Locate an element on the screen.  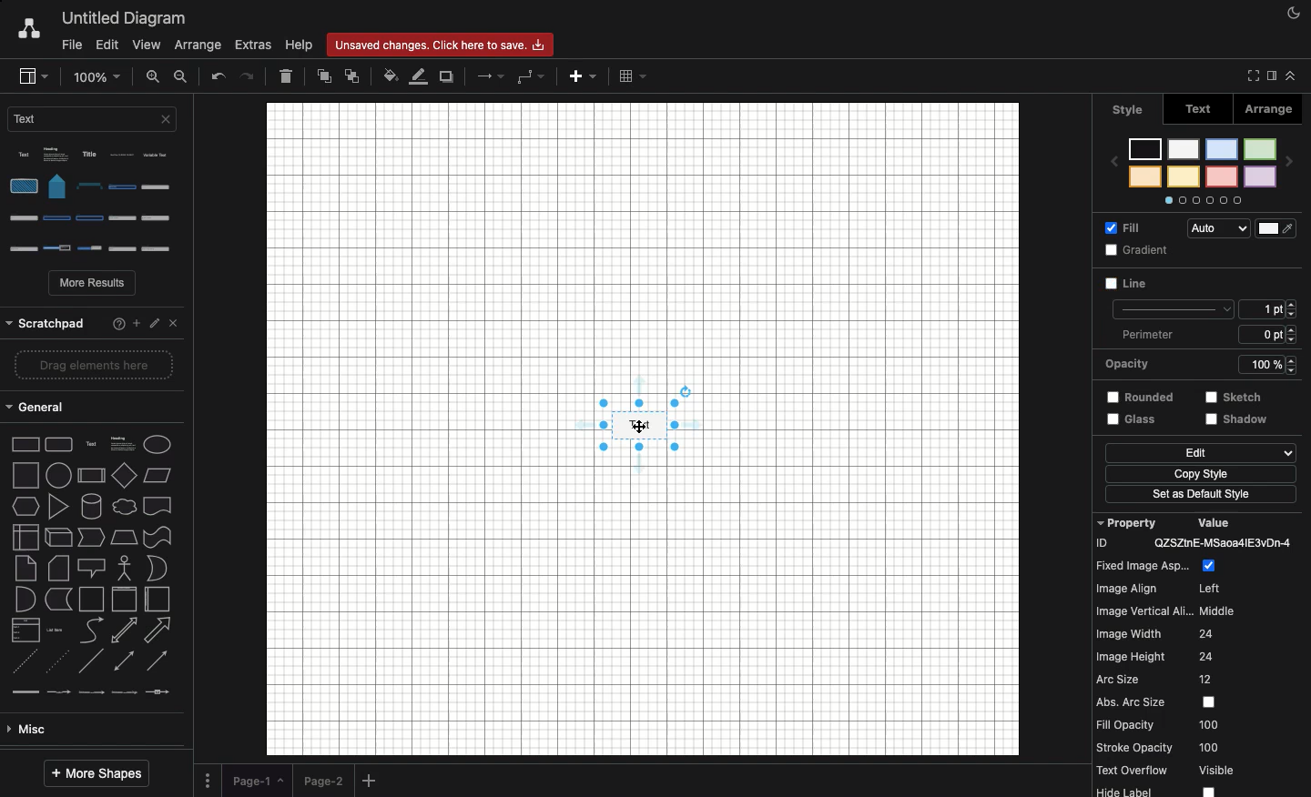
Text is located at coordinates (96, 124).